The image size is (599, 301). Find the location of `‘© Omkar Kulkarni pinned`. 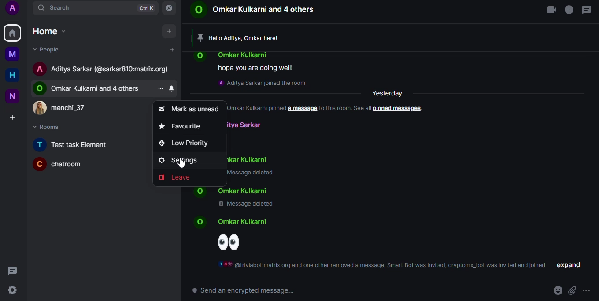

‘© Omkar Kulkarni pinned is located at coordinates (257, 108).